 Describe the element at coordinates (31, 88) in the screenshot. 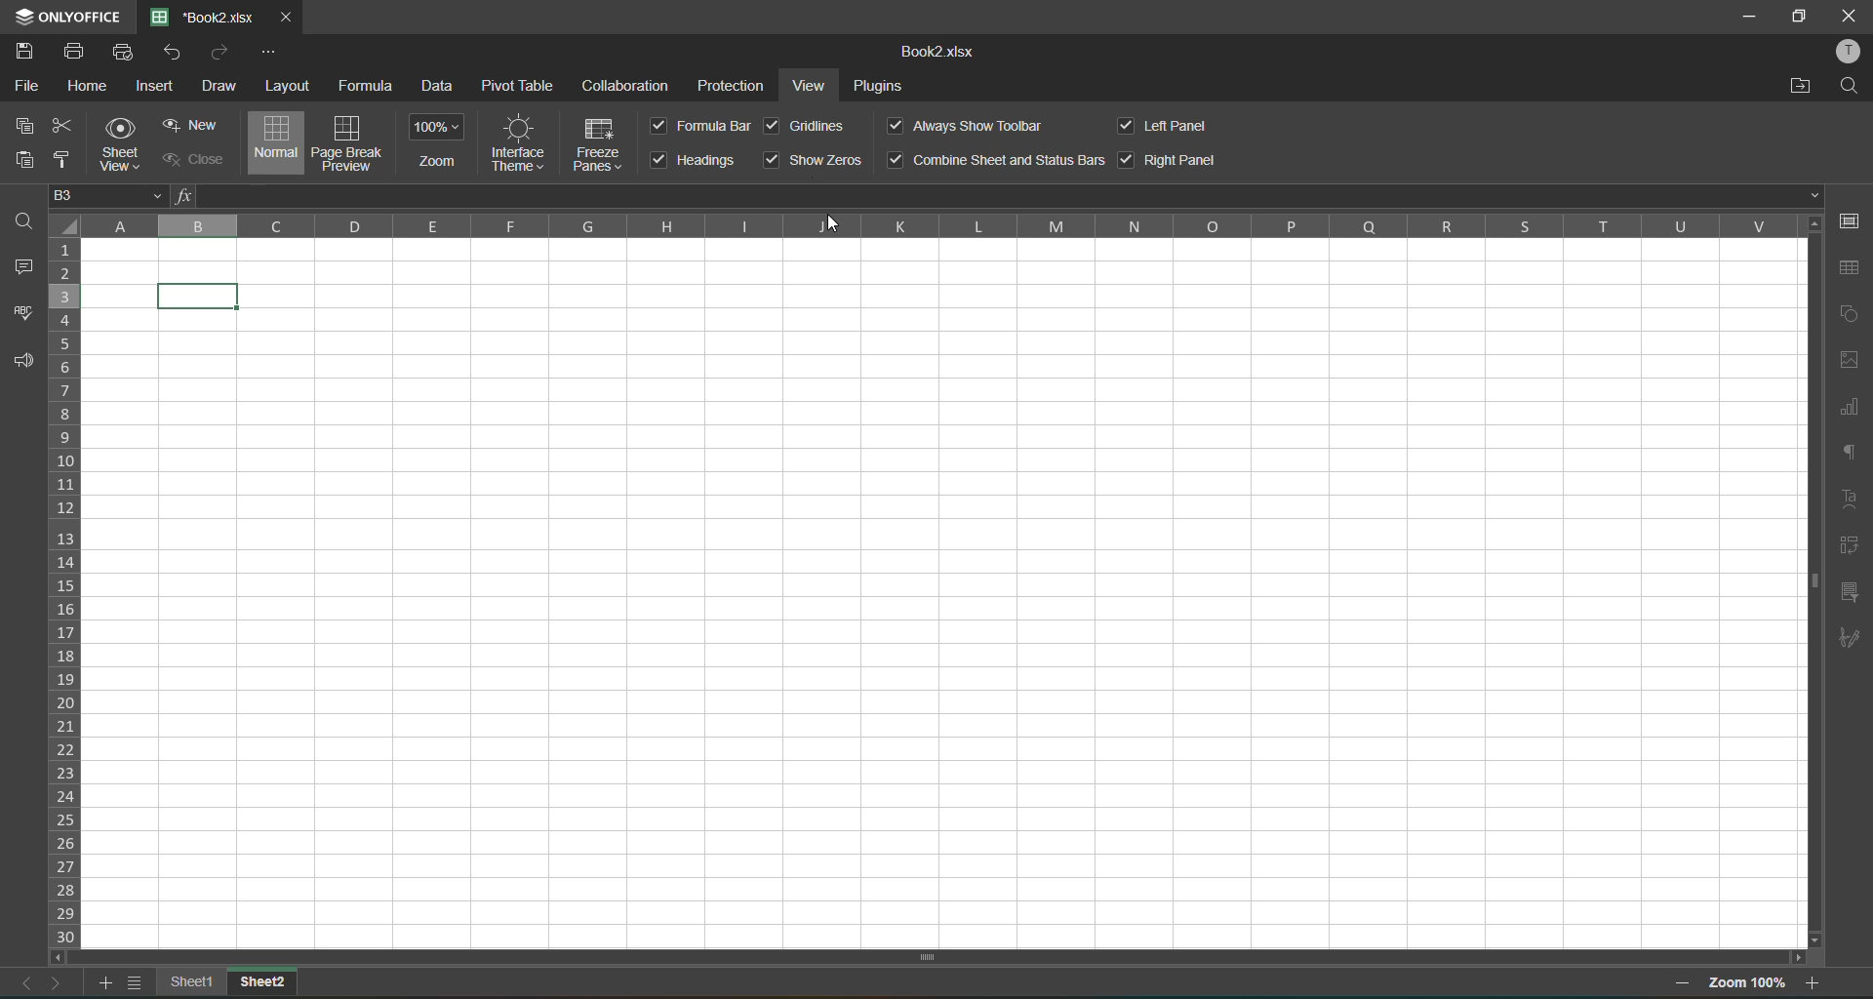

I see `file` at that location.